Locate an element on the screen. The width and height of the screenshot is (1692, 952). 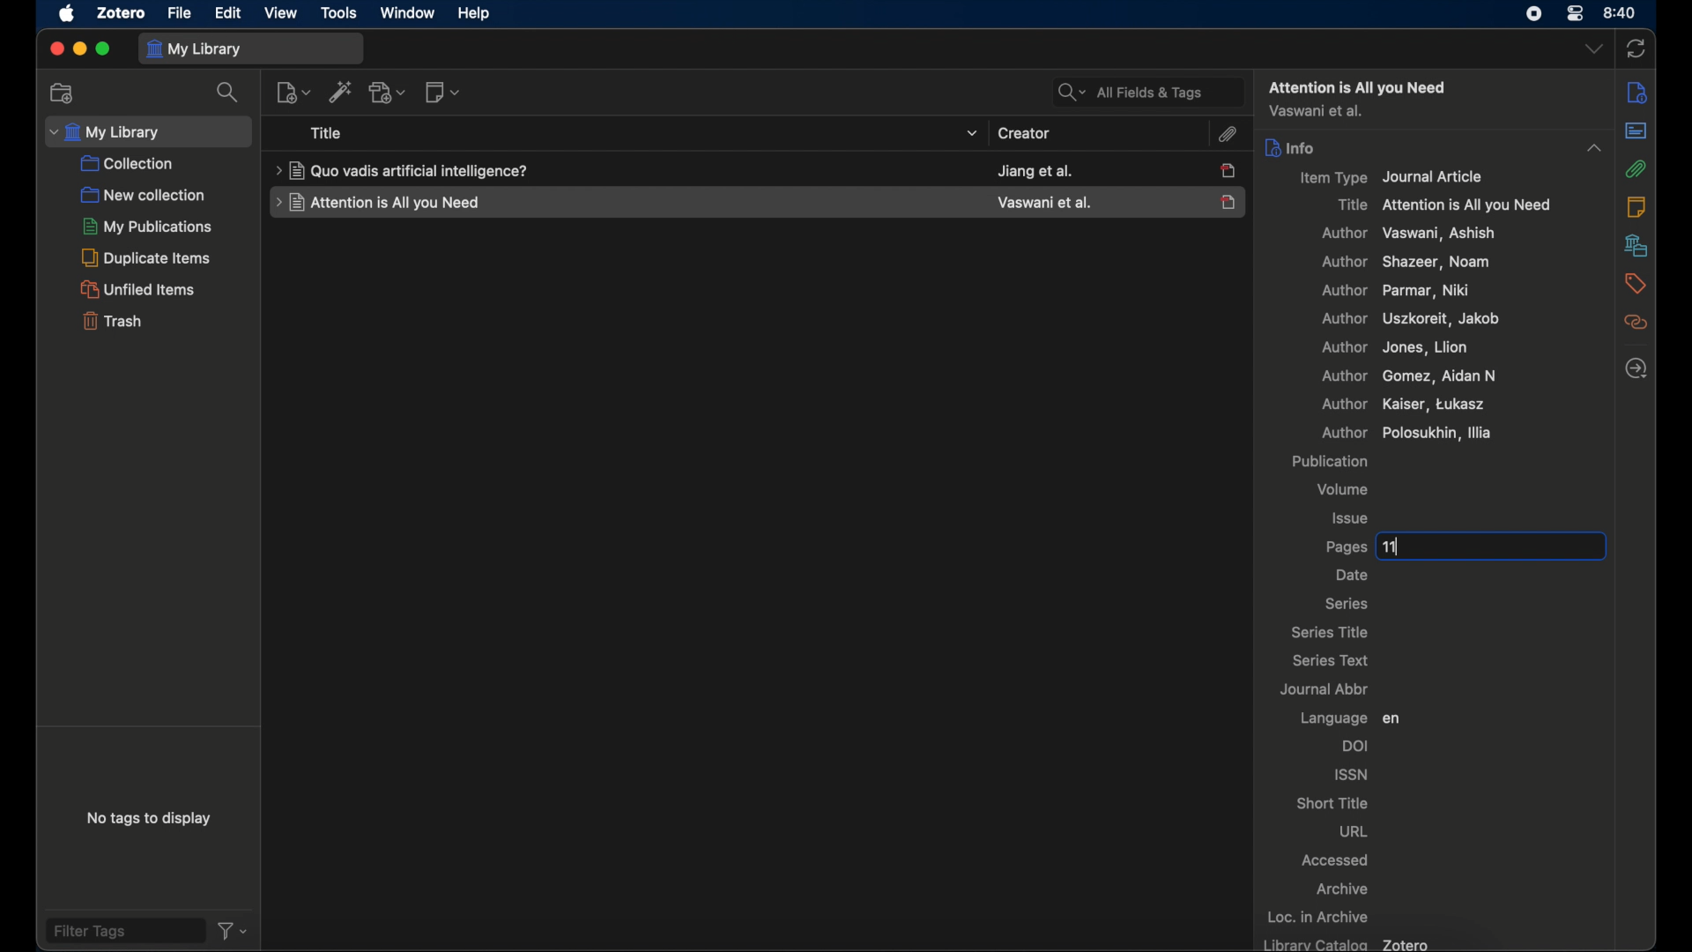
my library is located at coordinates (251, 48).